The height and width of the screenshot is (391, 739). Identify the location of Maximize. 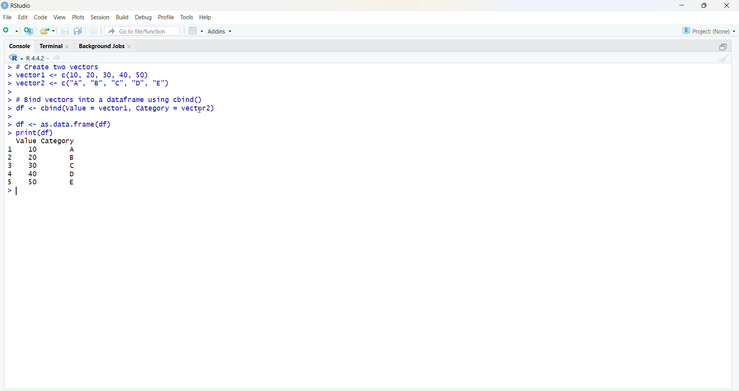
(705, 5).